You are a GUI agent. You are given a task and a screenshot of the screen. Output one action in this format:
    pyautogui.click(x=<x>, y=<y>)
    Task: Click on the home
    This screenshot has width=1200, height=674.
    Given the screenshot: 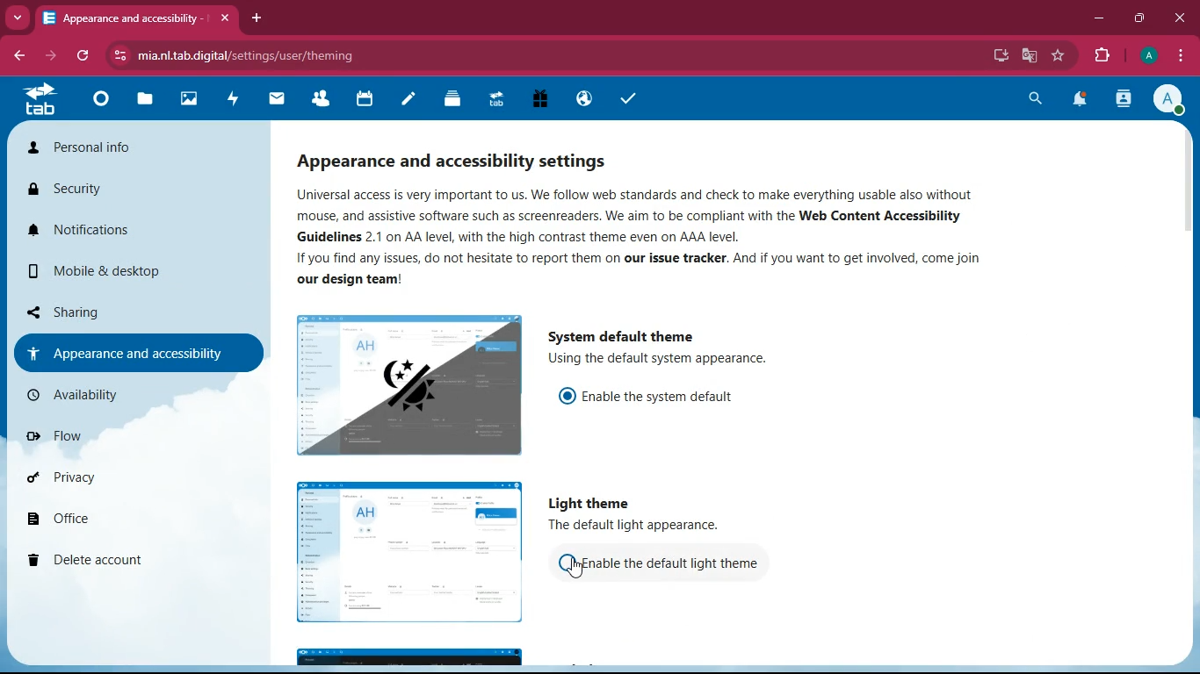 What is the action you would take?
    pyautogui.click(x=100, y=103)
    